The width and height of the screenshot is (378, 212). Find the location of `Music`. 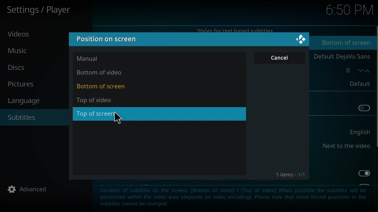

Music is located at coordinates (20, 52).